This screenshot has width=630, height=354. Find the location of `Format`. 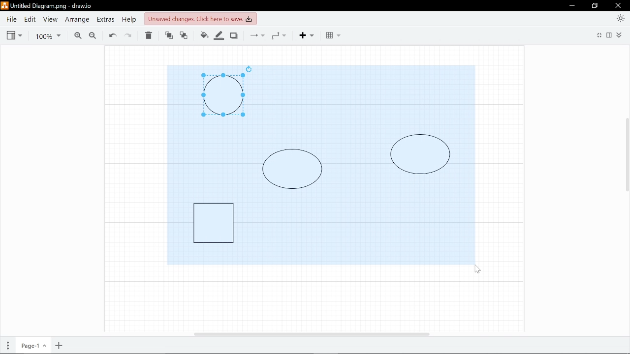

Format is located at coordinates (610, 35).